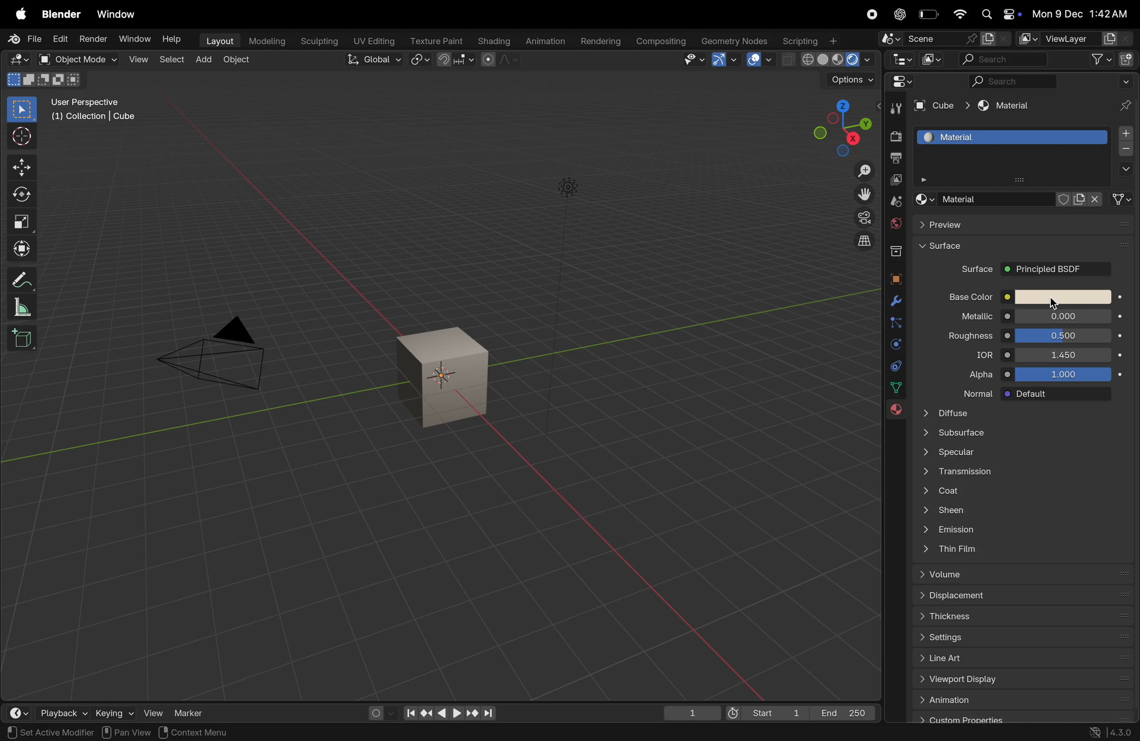 The width and height of the screenshot is (1140, 741). What do you see at coordinates (1125, 80) in the screenshot?
I see `more options` at bounding box center [1125, 80].